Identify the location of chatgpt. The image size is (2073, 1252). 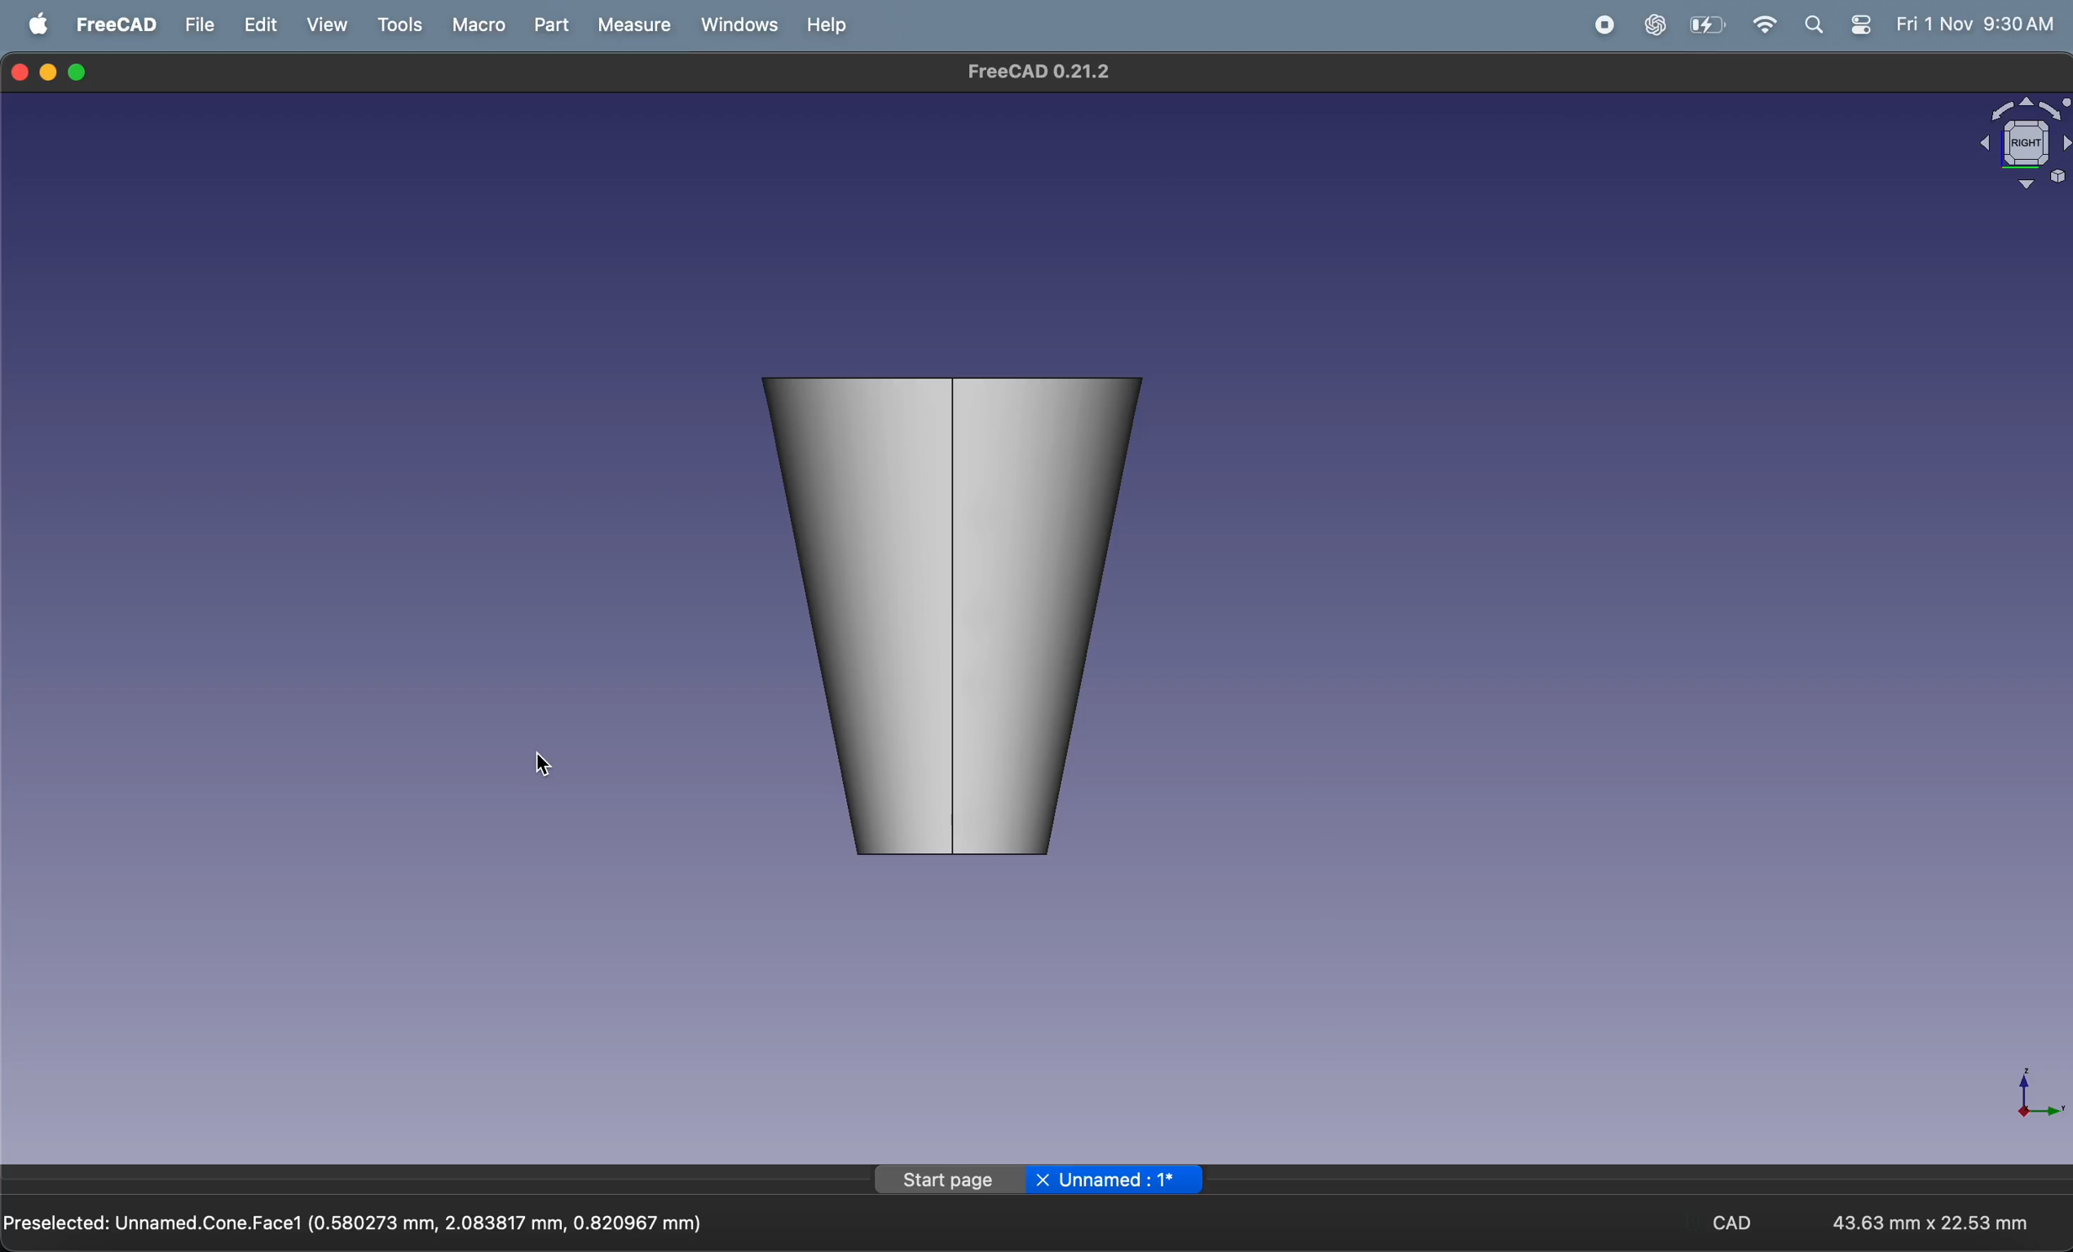
(1652, 24).